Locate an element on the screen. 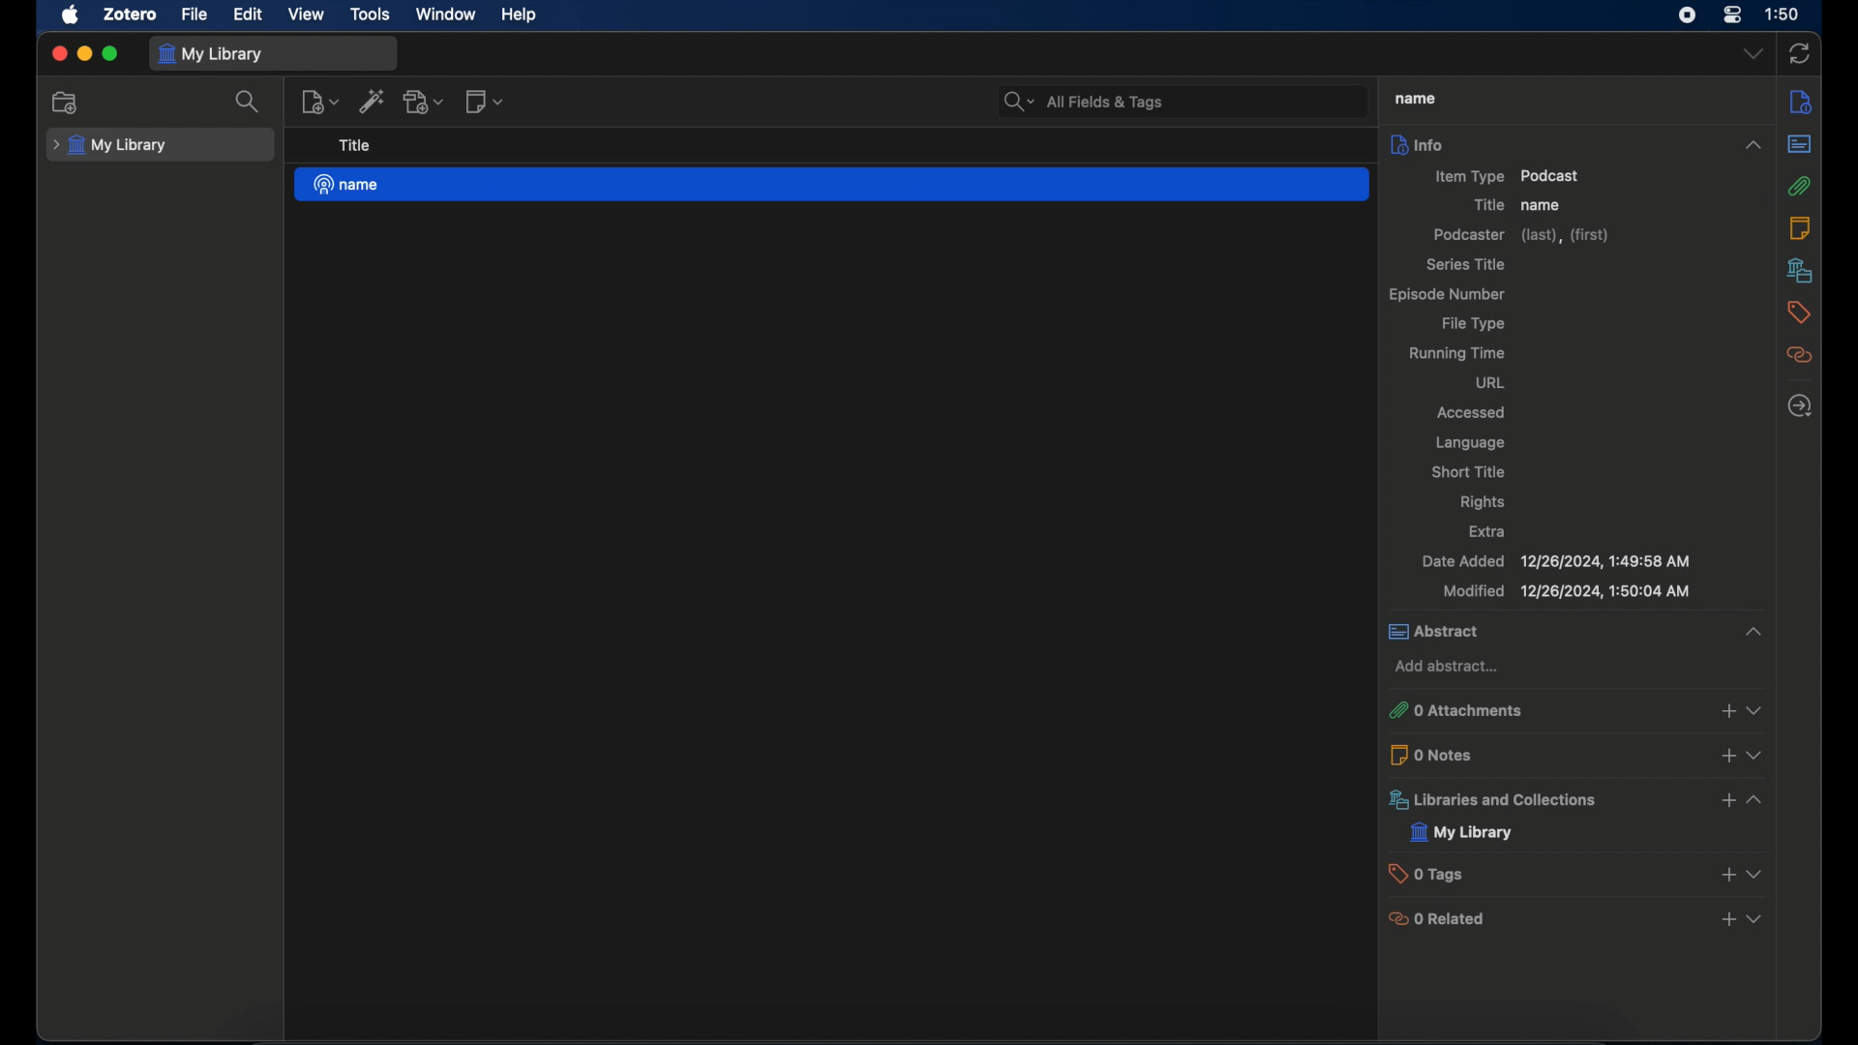  tools is located at coordinates (372, 15).